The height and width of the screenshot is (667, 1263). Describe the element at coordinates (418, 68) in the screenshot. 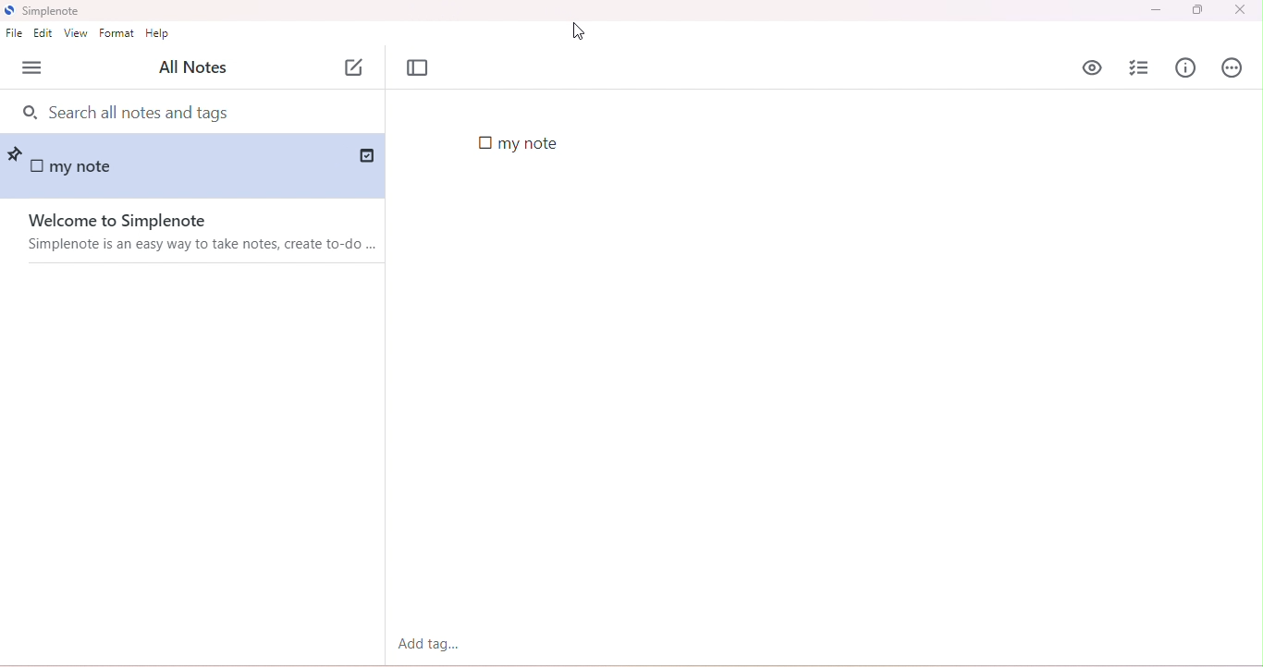

I see `toggle focus mode` at that location.